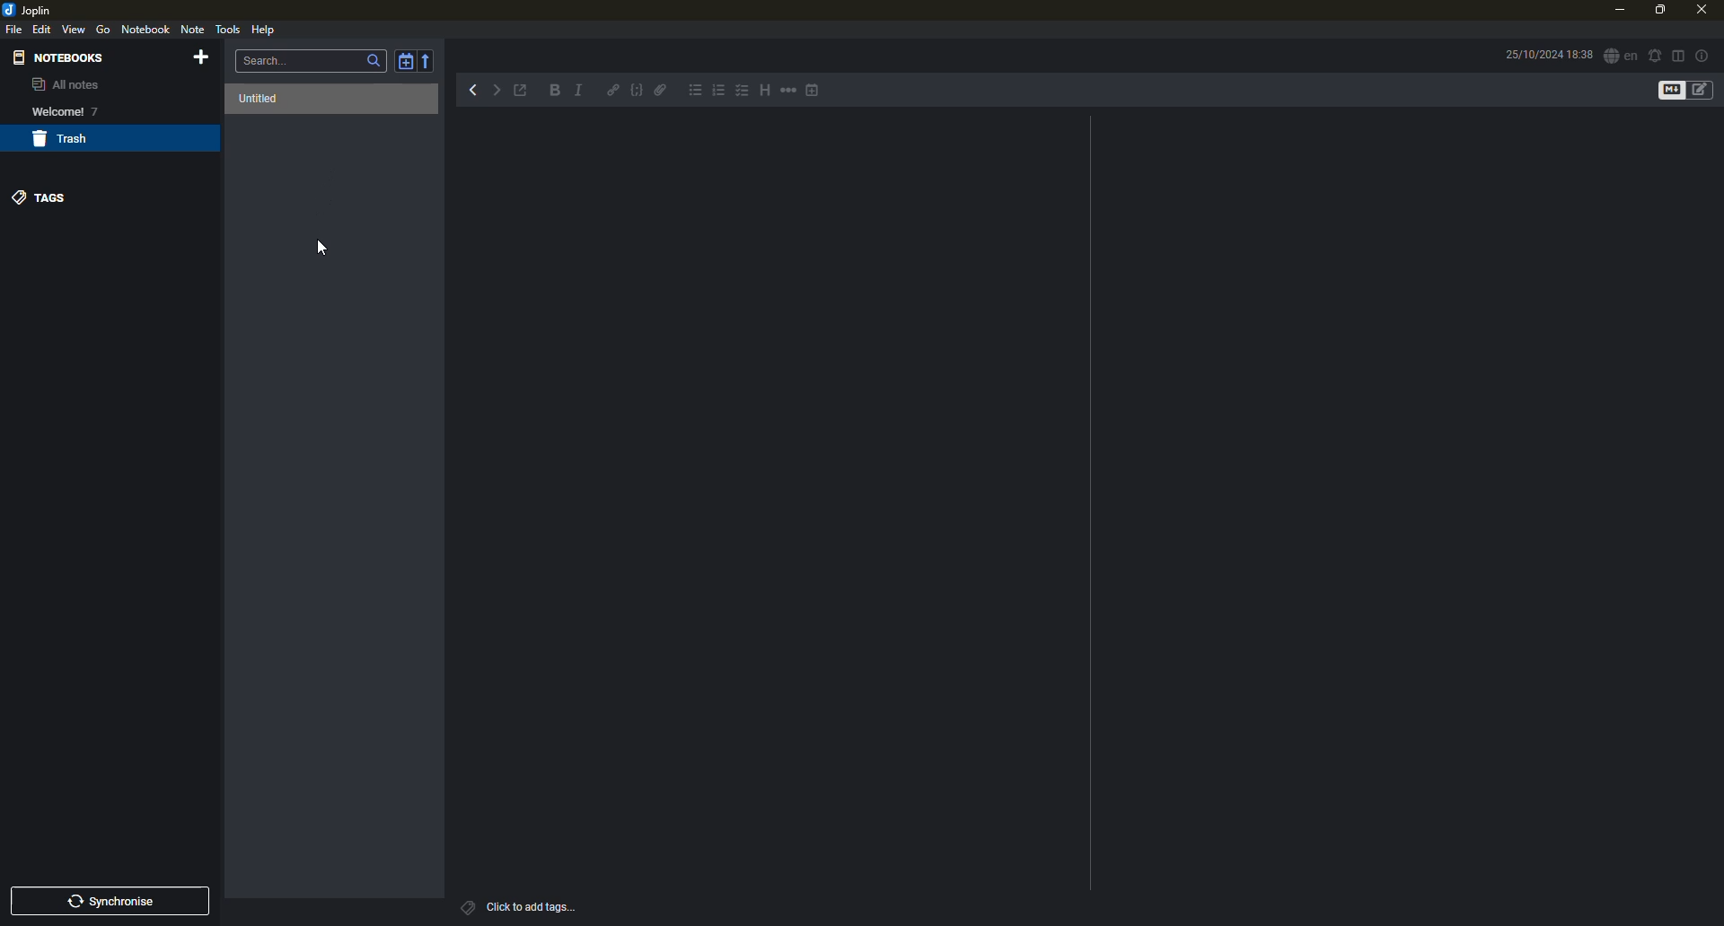 The width and height of the screenshot is (1724, 926). I want to click on attach file, so click(663, 93).